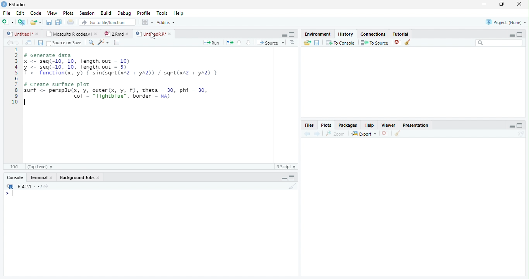  Describe the element at coordinates (512, 127) in the screenshot. I see `minimize` at that location.